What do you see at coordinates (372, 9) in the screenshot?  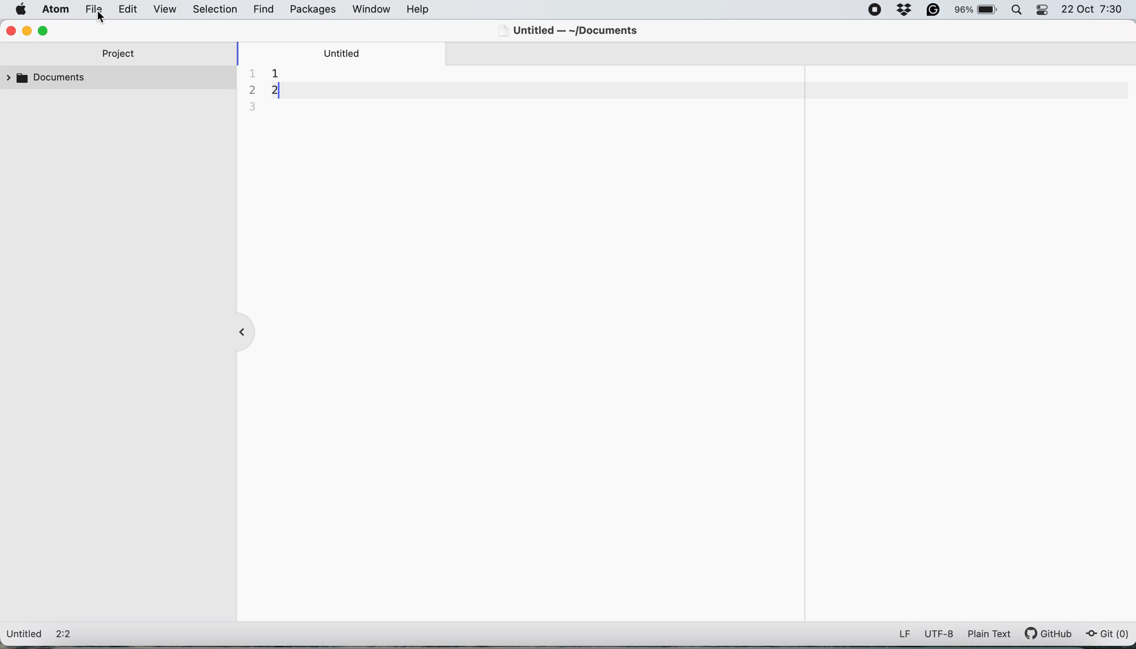 I see `window` at bounding box center [372, 9].